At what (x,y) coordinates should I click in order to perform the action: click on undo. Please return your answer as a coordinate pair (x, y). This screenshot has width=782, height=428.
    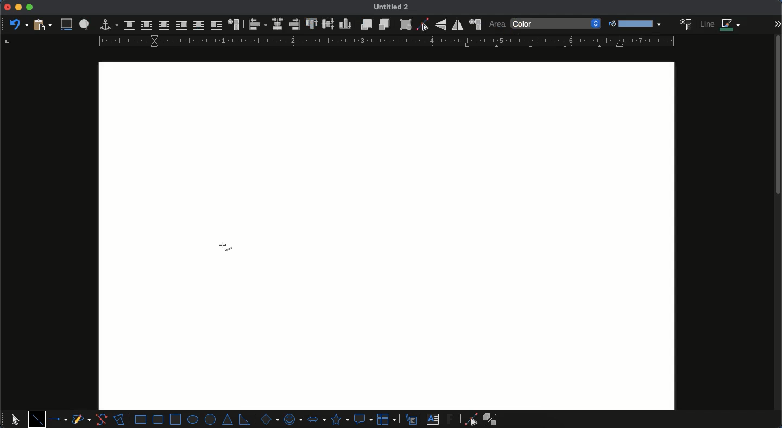
    Looking at the image, I should click on (18, 23).